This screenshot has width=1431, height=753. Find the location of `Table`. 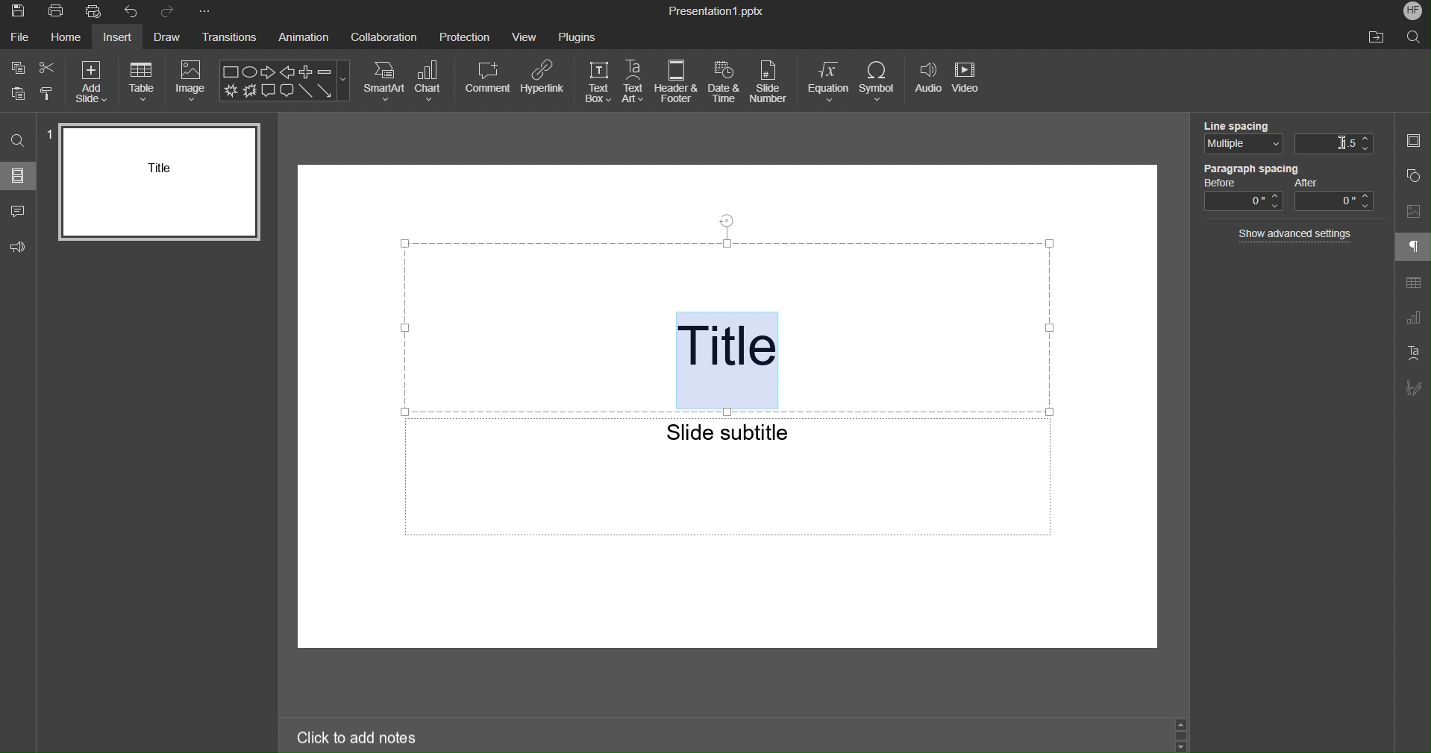

Table is located at coordinates (1412, 284).